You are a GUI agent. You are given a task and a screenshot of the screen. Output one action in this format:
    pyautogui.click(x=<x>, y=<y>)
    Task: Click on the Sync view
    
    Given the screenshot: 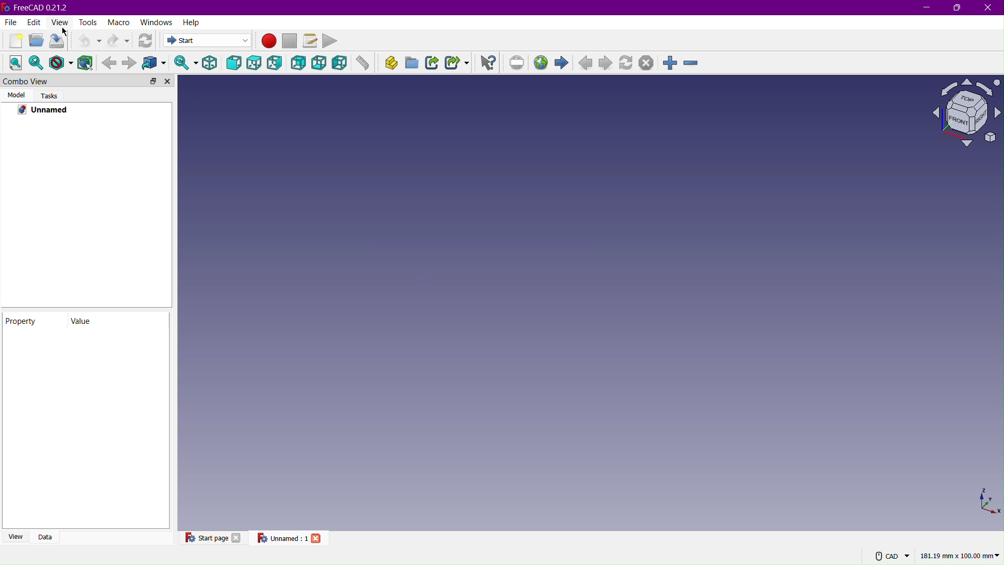 What is the action you would take?
    pyautogui.click(x=185, y=63)
    